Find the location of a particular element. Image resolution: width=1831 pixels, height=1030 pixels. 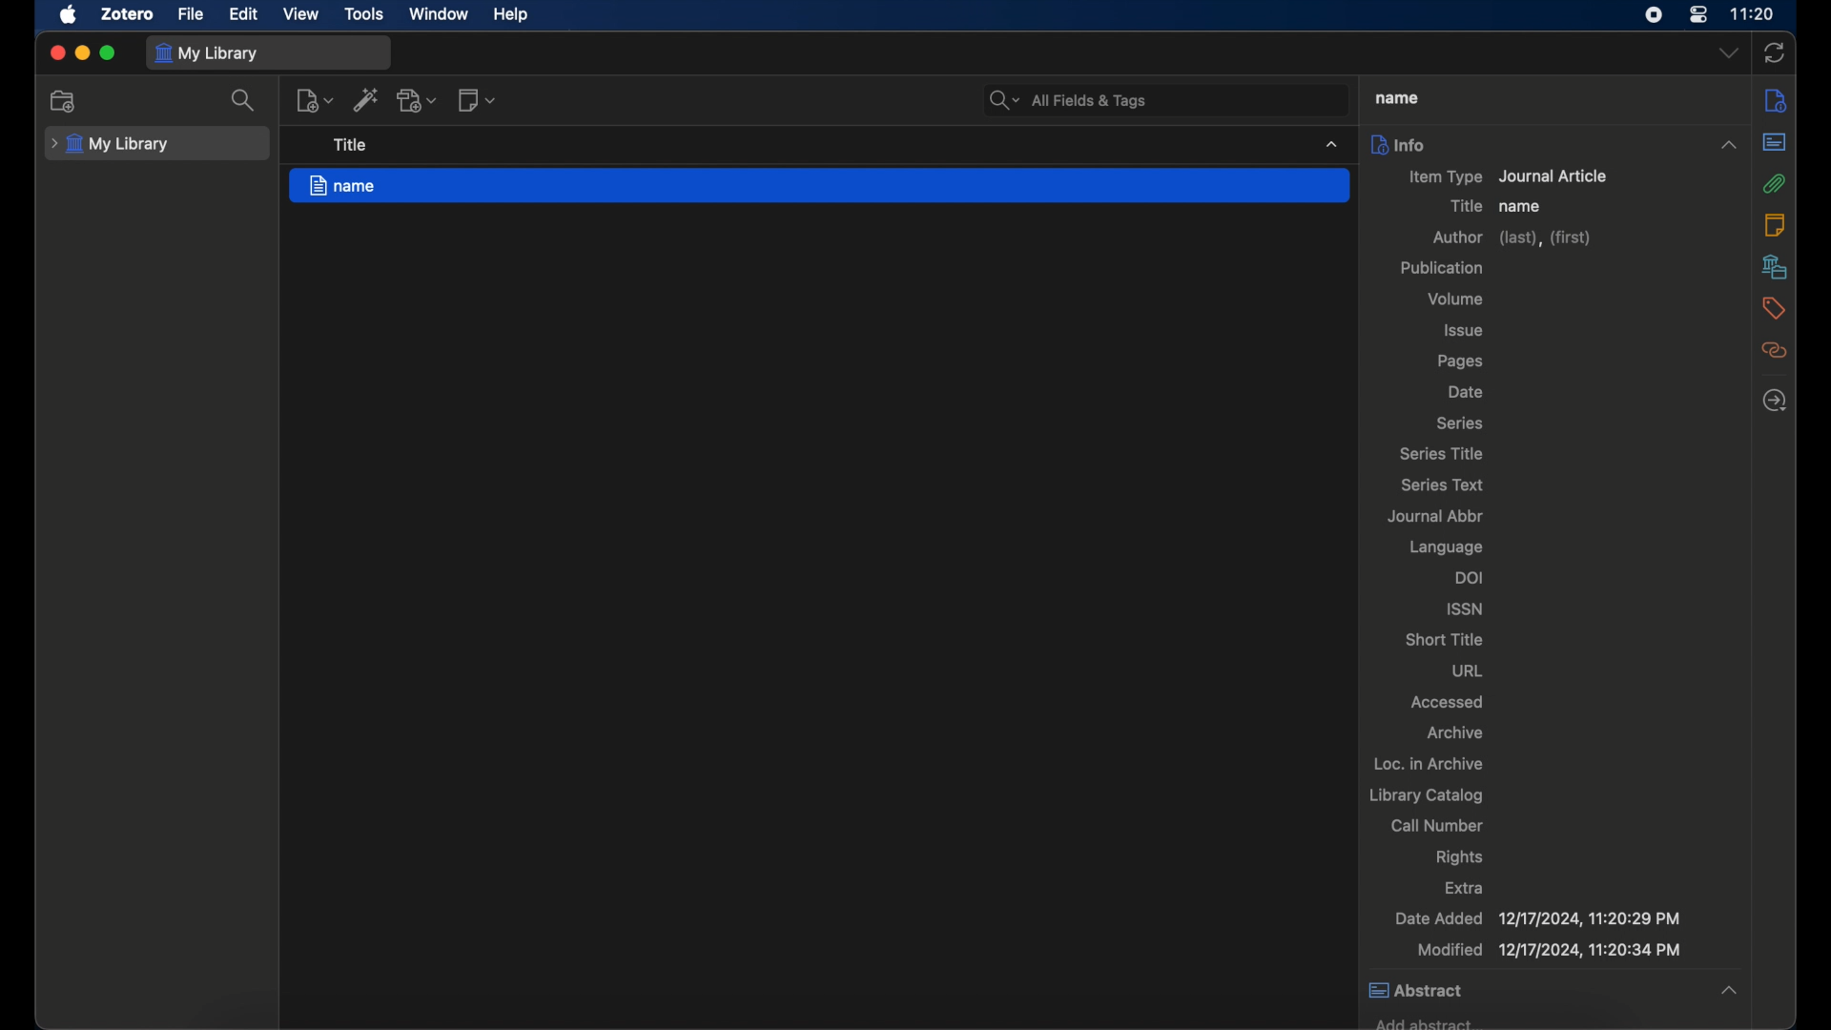

title is located at coordinates (1463, 205).